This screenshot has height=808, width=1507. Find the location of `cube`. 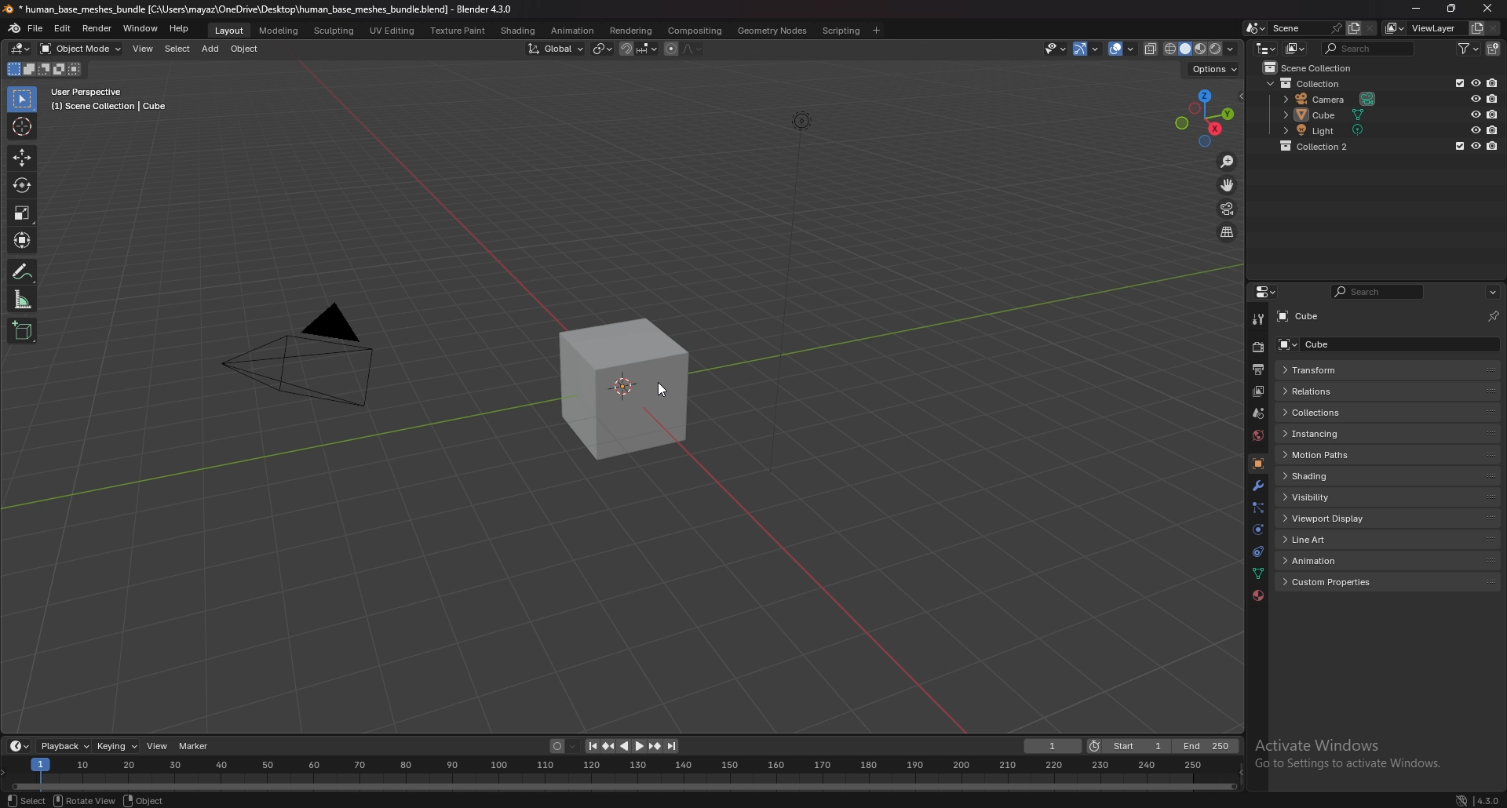

cube is located at coordinates (1303, 317).